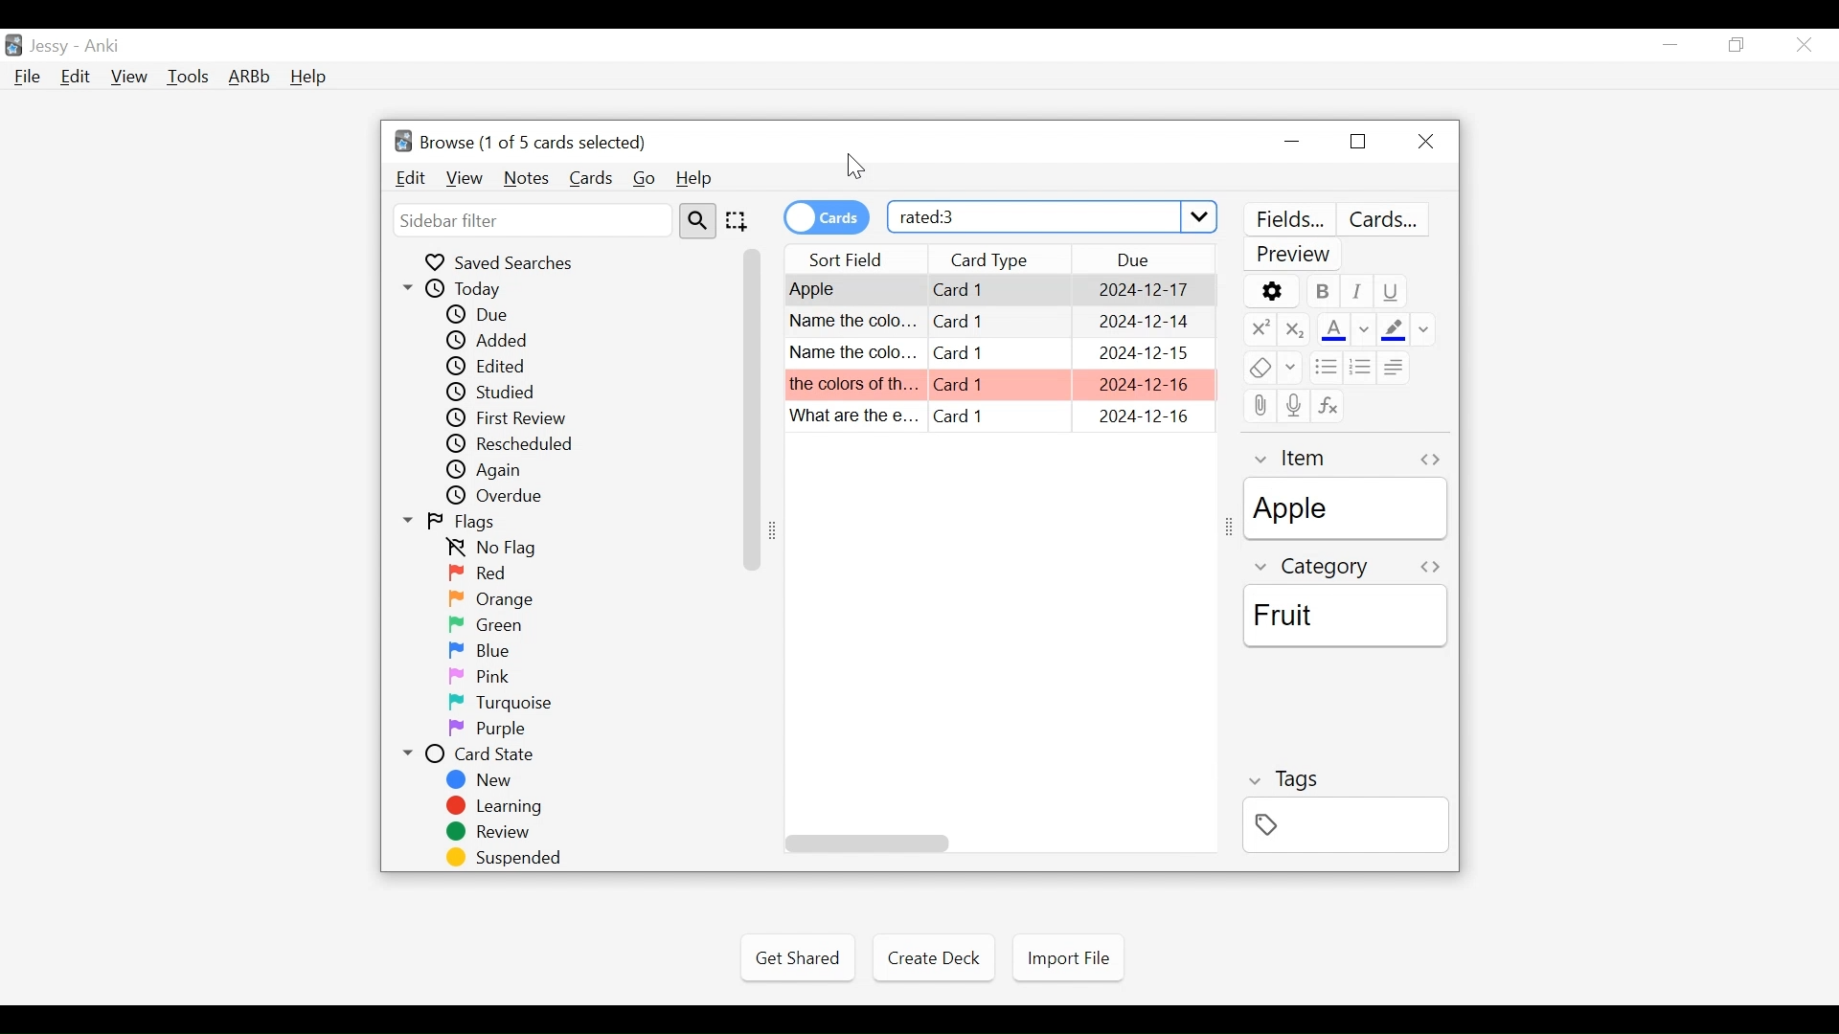  What do you see at coordinates (490, 599) in the screenshot?
I see `Orange` at bounding box center [490, 599].